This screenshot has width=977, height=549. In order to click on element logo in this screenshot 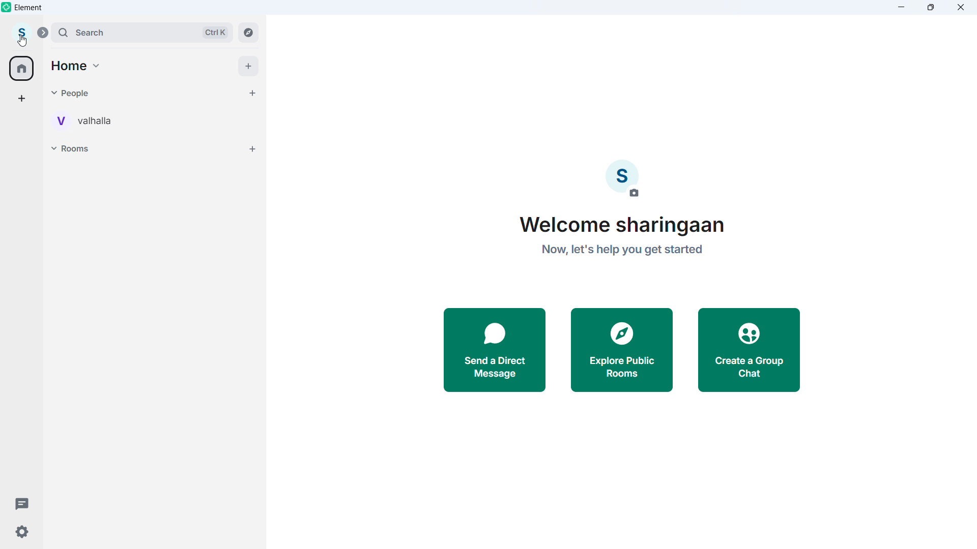, I will do `click(8, 8)`.